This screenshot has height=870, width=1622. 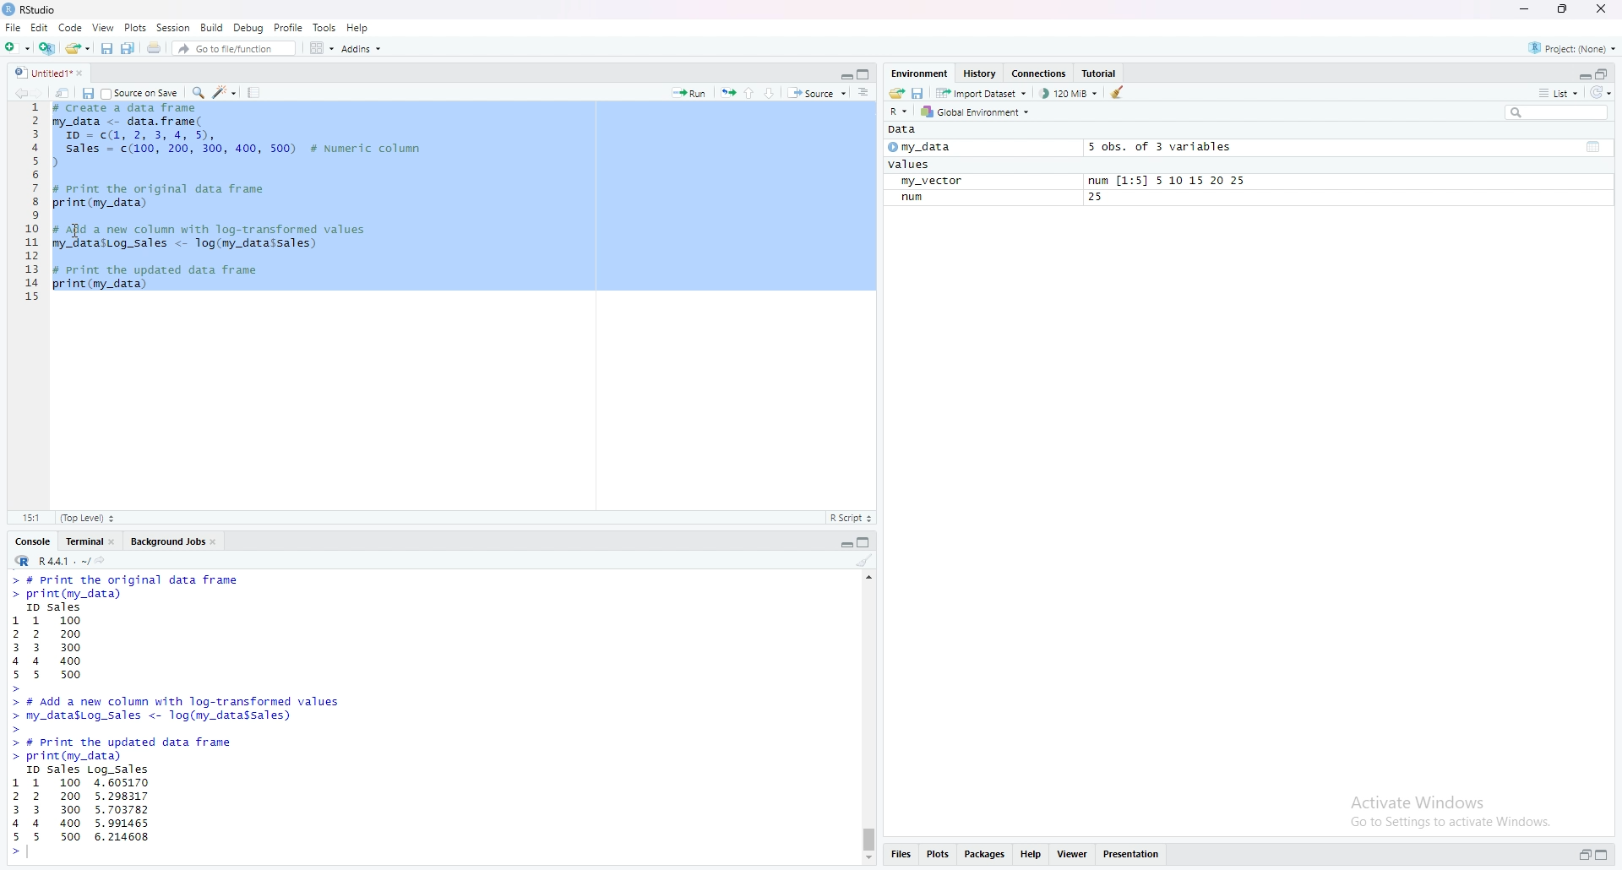 What do you see at coordinates (1031, 857) in the screenshot?
I see `help` at bounding box center [1031, 857].